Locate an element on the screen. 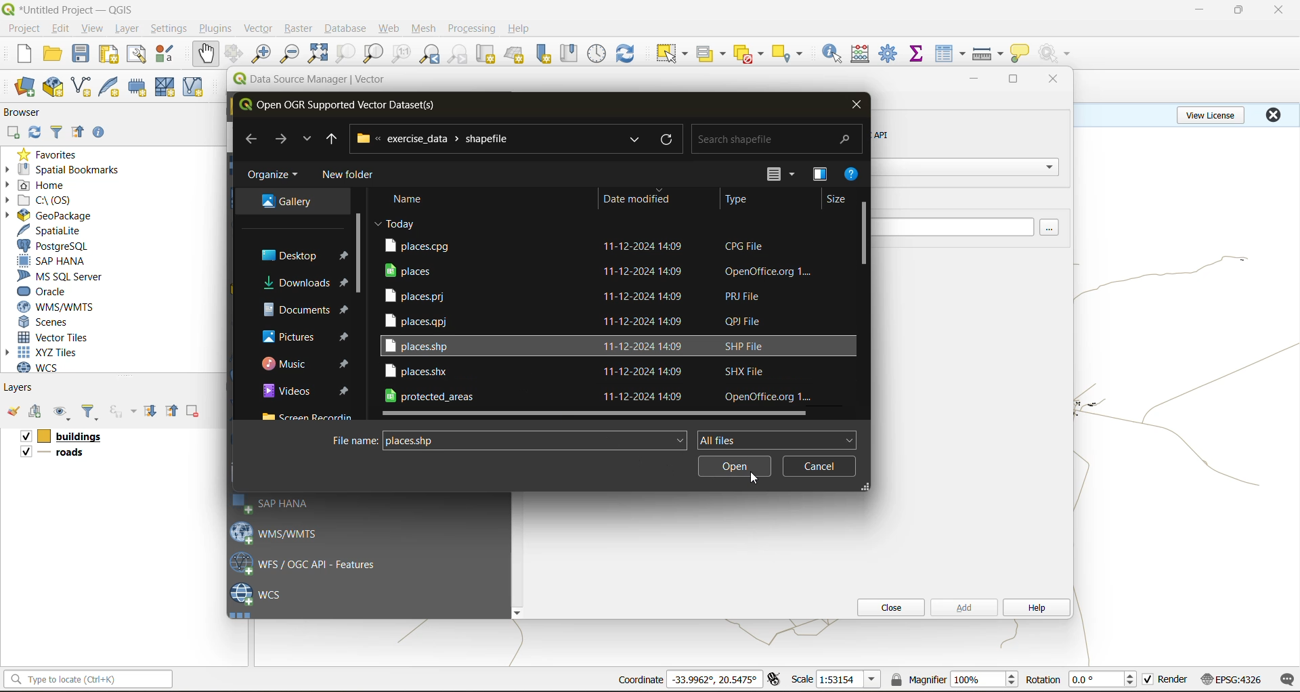  search is located at coordinates (632, 140).